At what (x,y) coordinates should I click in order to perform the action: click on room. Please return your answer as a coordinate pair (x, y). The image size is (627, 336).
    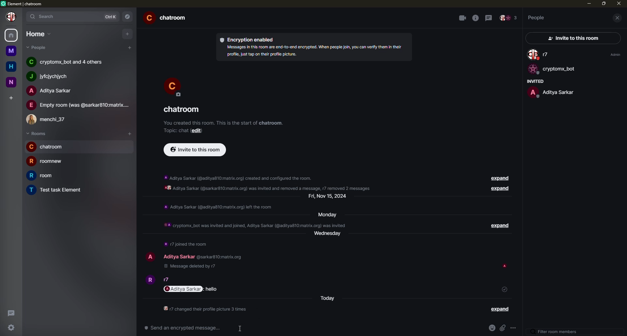
    Looking at the image, I should click on (46, 176).